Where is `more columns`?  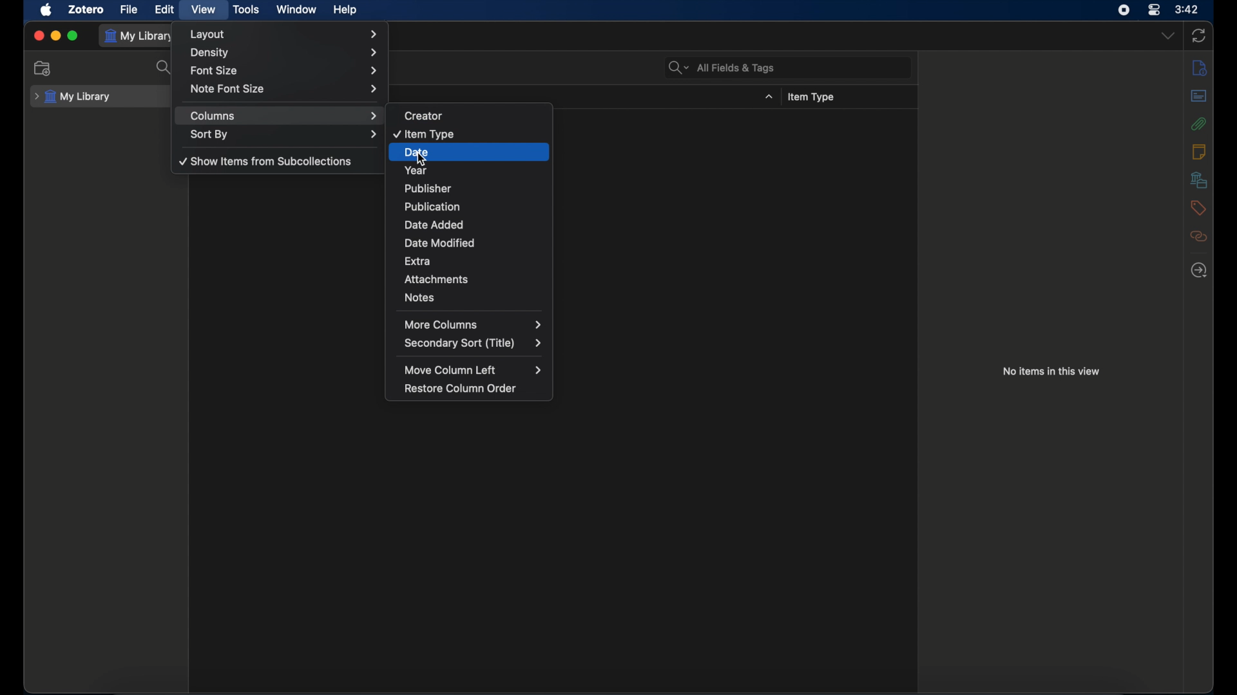
more columns is located at coordinates (475, 325).